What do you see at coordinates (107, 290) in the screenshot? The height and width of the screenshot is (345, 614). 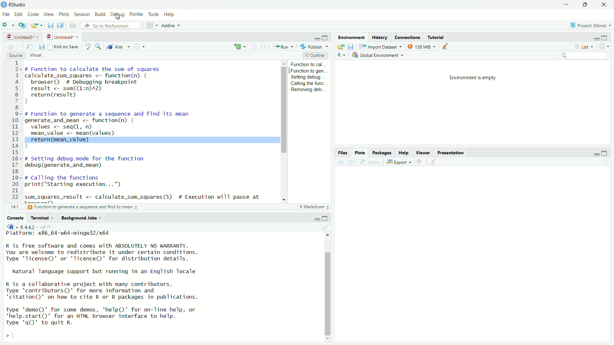 I see `R is a collaborative project with many contributors.
Type 'contributors()' for more information and
"citation()' on how to cite R or R packages in publications.` at bounding box center [107, 290].